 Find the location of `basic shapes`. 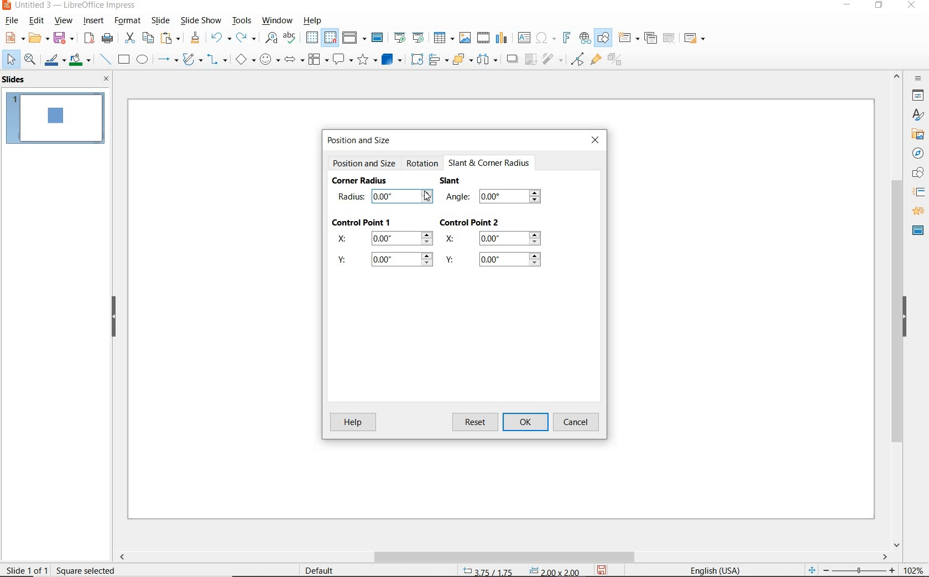

basic shapes is located at coordinates (244, 59).